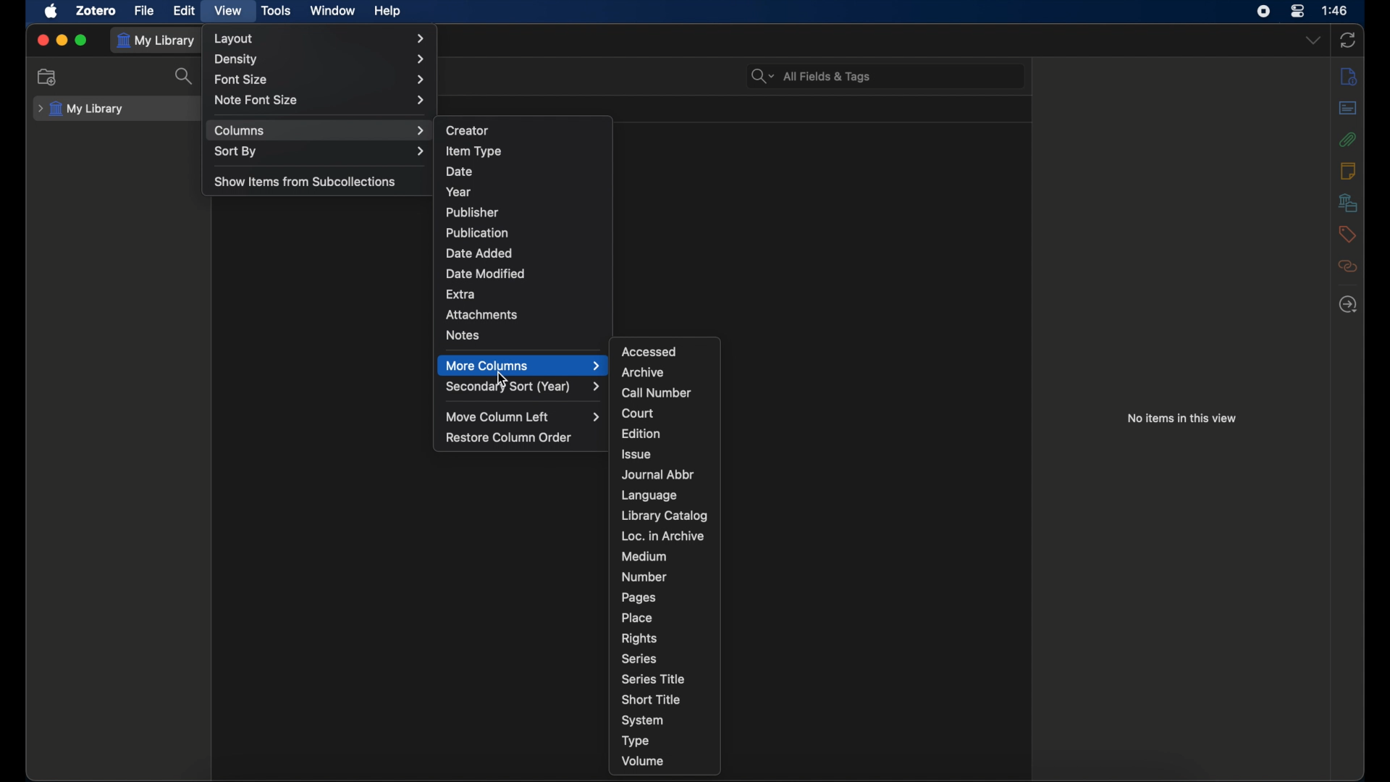  What do you see at coordinates (1263, 11) in the screenshot?
I see `screen recorder` at bounding box center [1263, 11].